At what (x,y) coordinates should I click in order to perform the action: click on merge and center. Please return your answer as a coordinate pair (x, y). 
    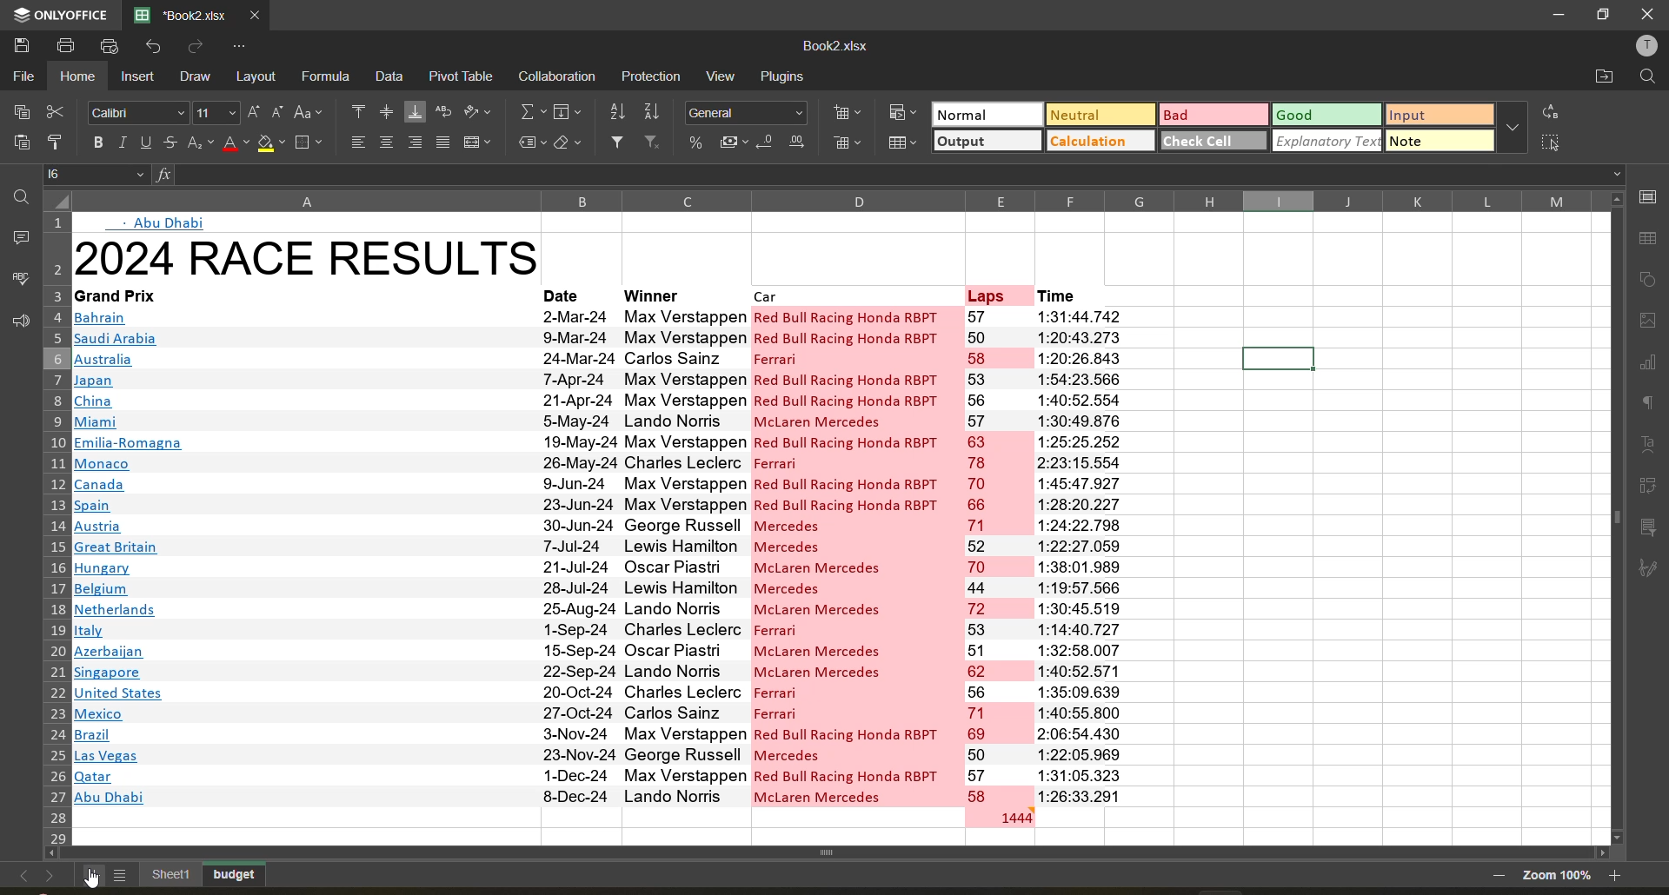
    Looking at the image, I should click on (482, 143).